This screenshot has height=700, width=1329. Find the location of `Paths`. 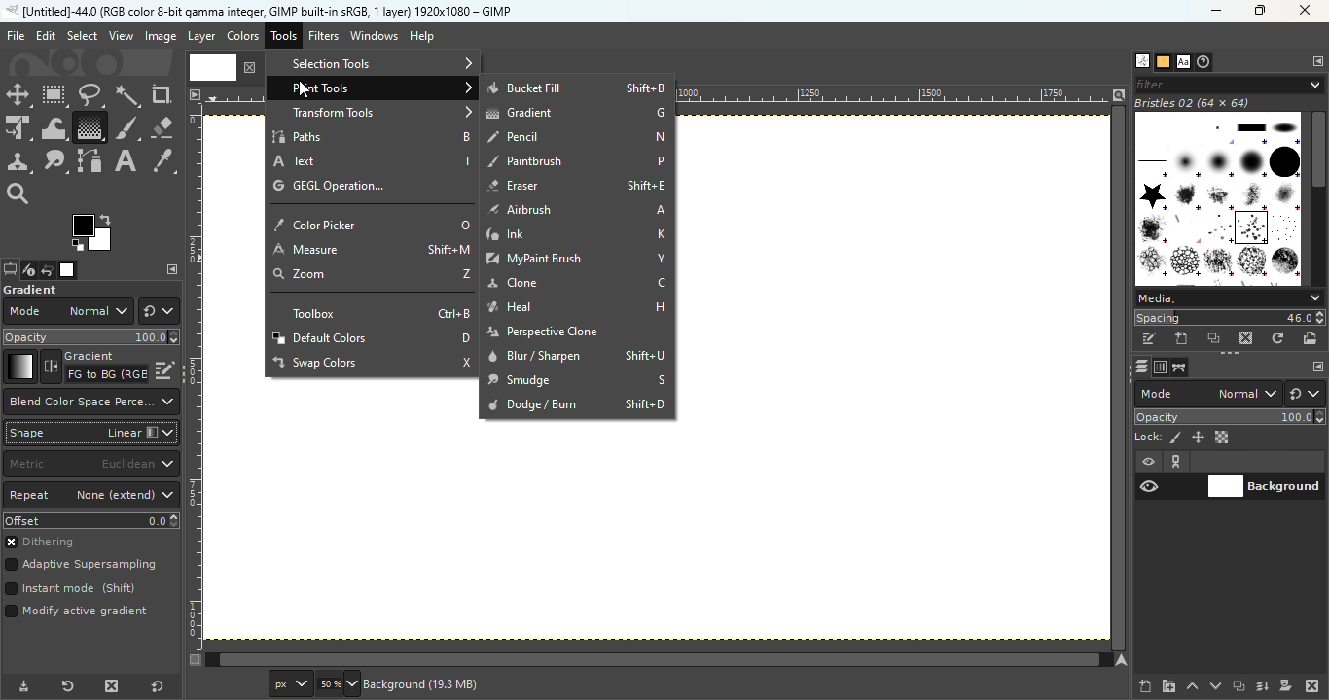

Paths is located at coordinates (370, 135).